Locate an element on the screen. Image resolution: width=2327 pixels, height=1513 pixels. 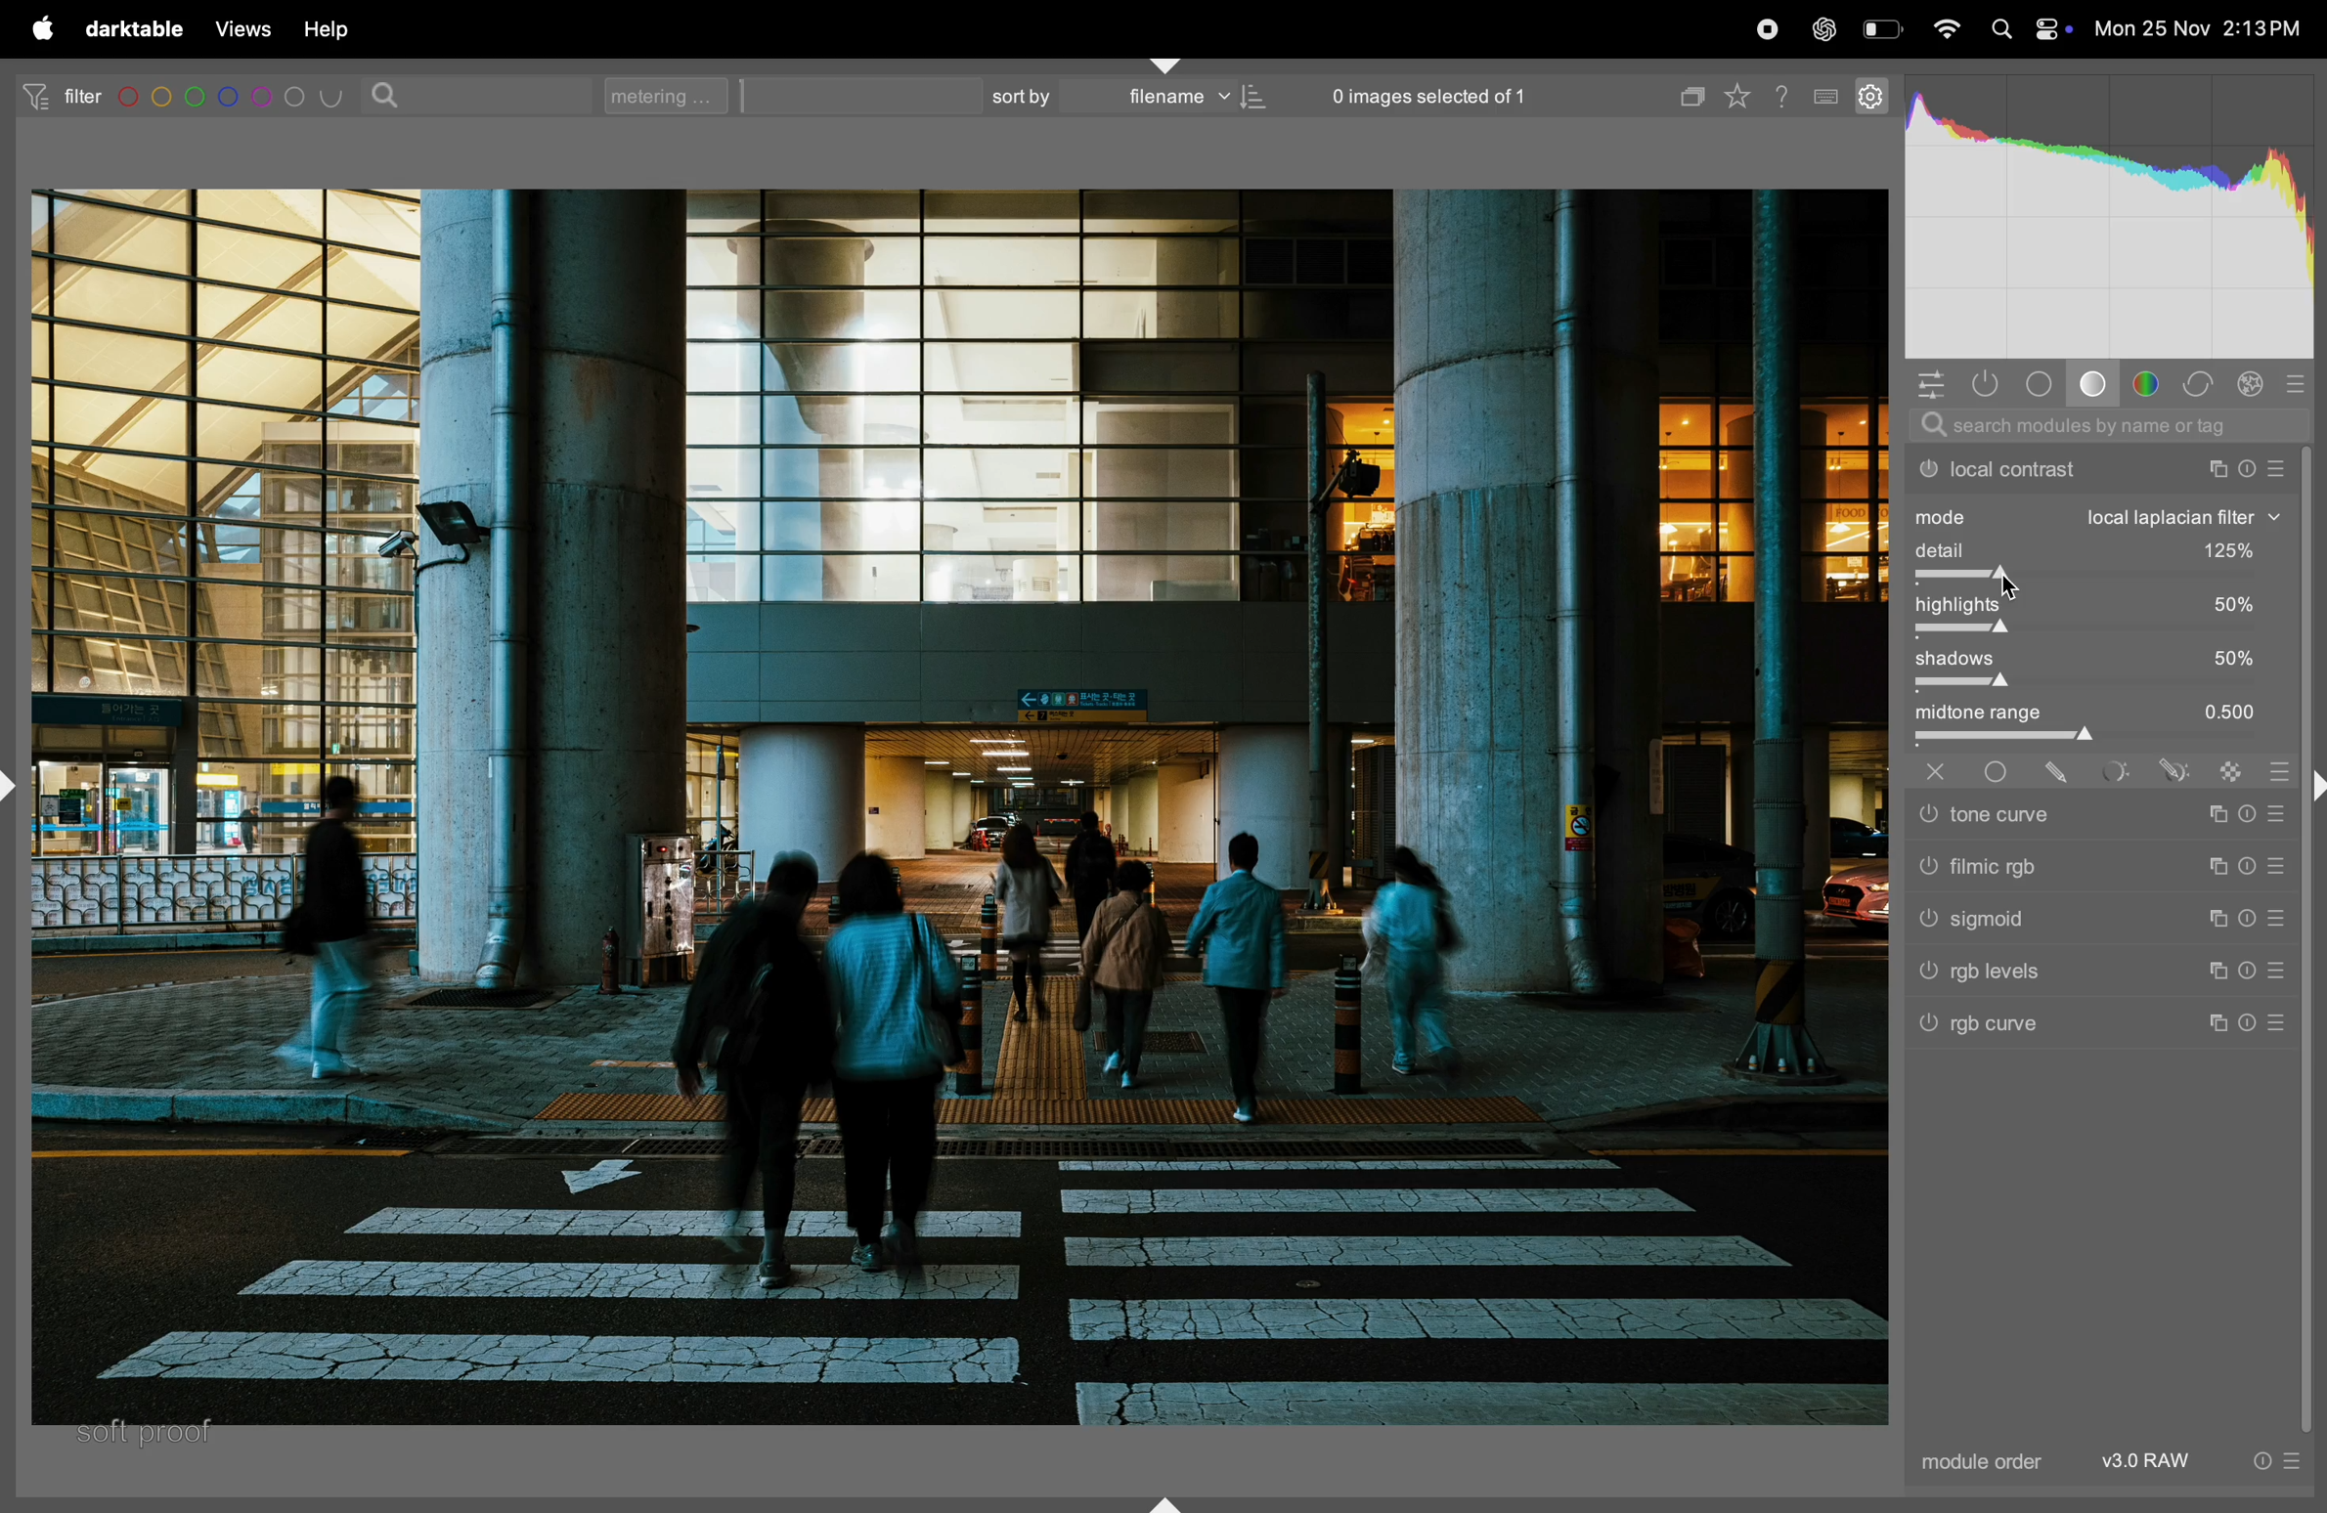
settings is located at coordinates (1869, 94).